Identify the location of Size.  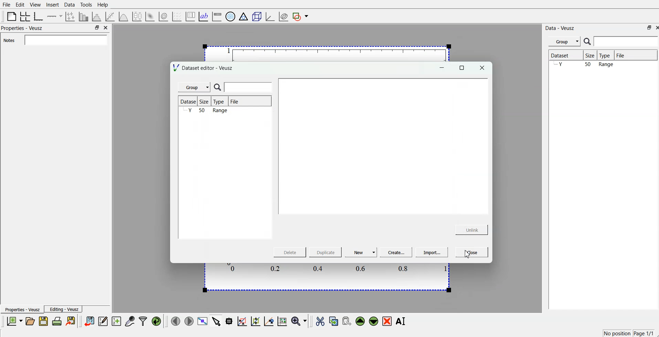
(592, 56).